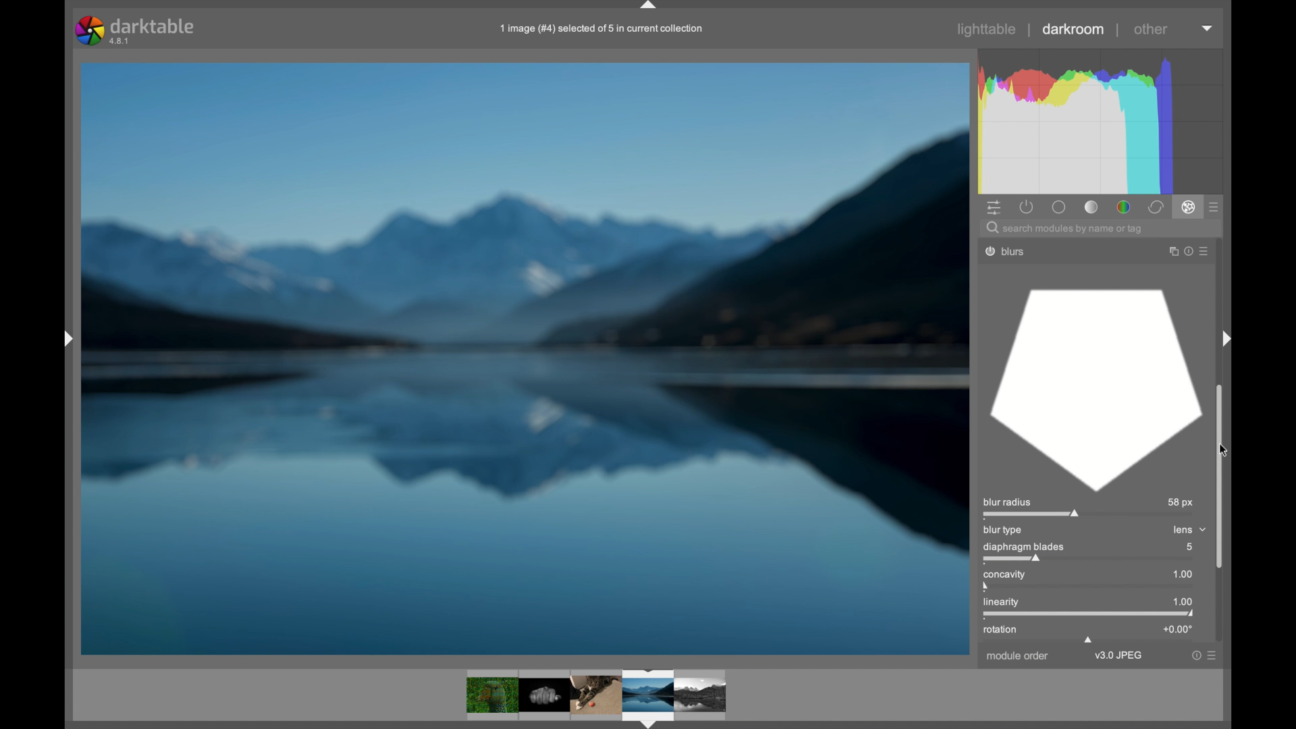 Image resolution: width=1296 pixels, height=729 pixels. Describe the element at coordinates (1231, 454) in the screenshot. I see `cursor` at that location.